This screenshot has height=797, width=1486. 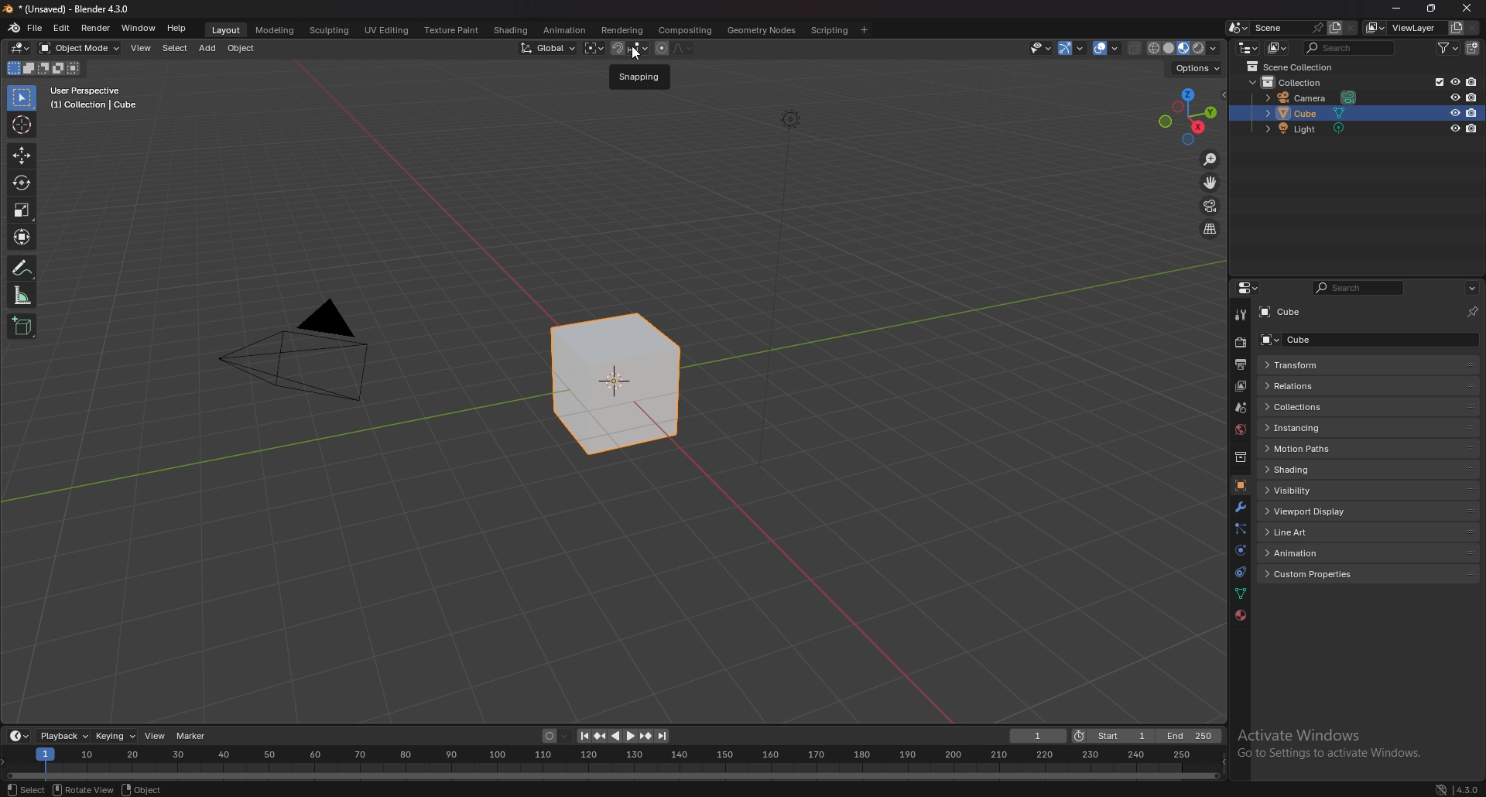 What do you see at coordinates (602, 736) in the screenshot?
I see `jump to previous keyframe` at bounding box center [602, 736].